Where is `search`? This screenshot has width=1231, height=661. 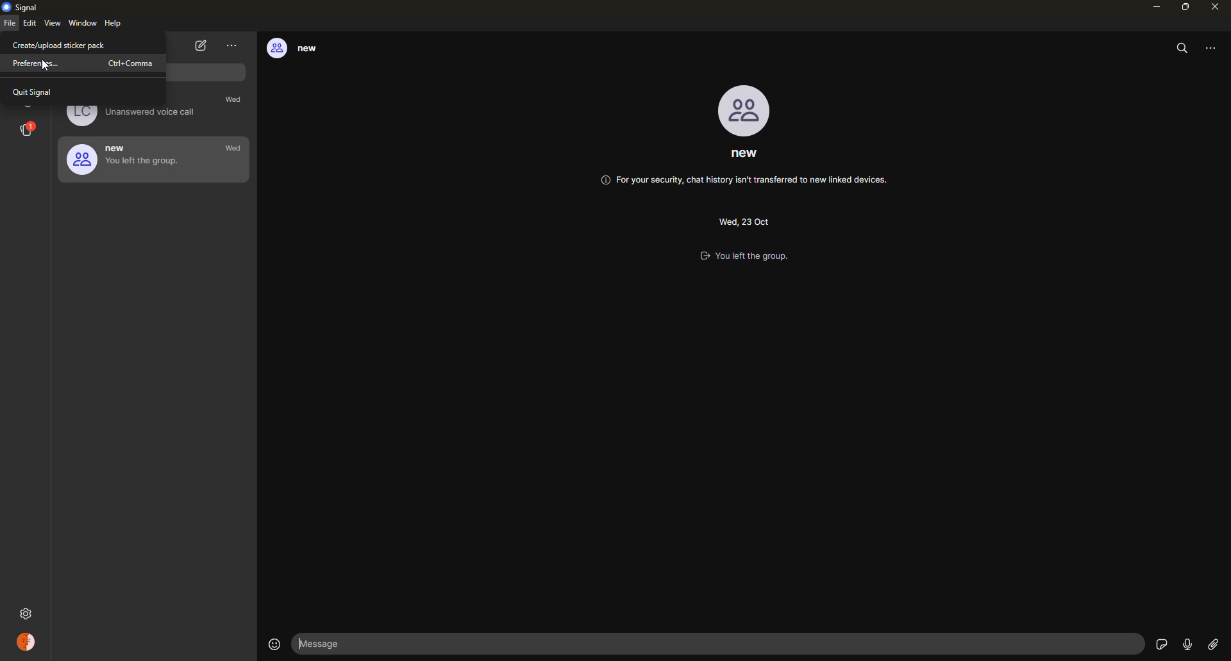 search is located at coordinates (1184, 48).